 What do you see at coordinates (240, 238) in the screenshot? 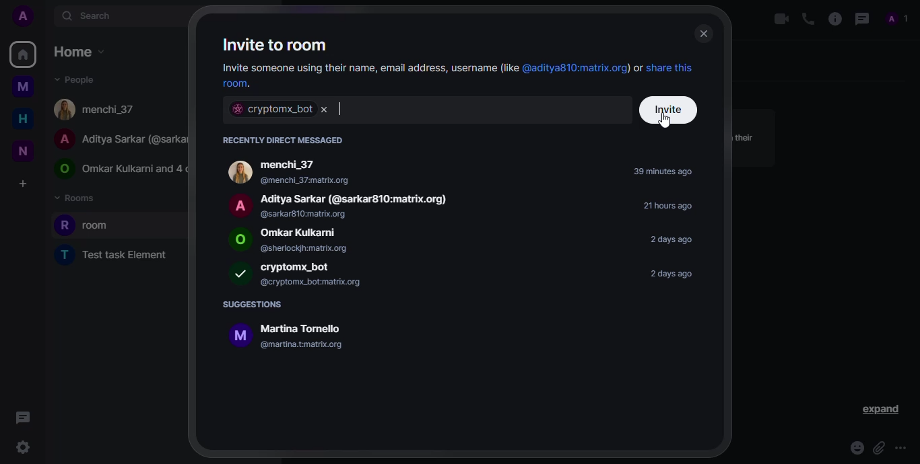
I see `logo` at bounding box center [240, 238].